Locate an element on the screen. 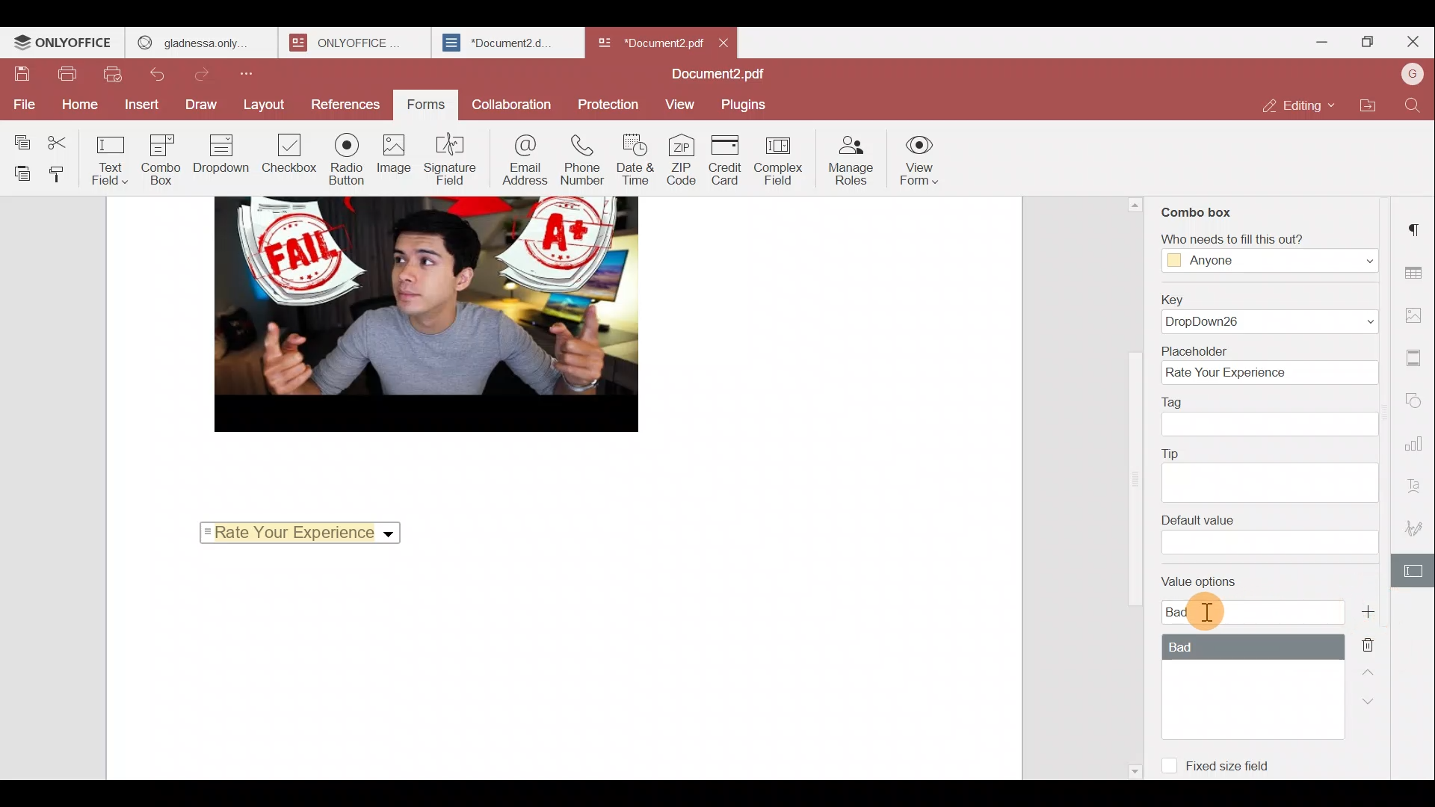  Remove value is located at coordinates (1371, 646).